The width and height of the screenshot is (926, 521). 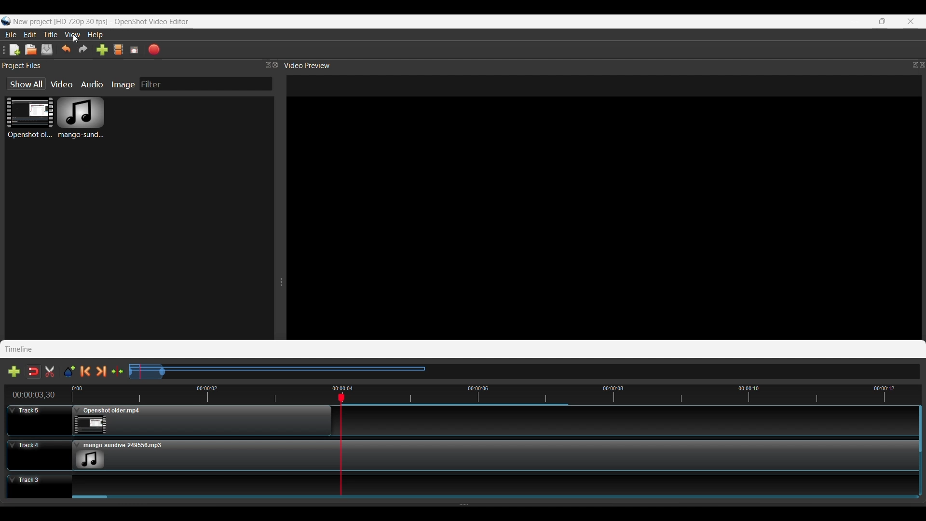 I want to click on Video File, so click(x=29, y=118).